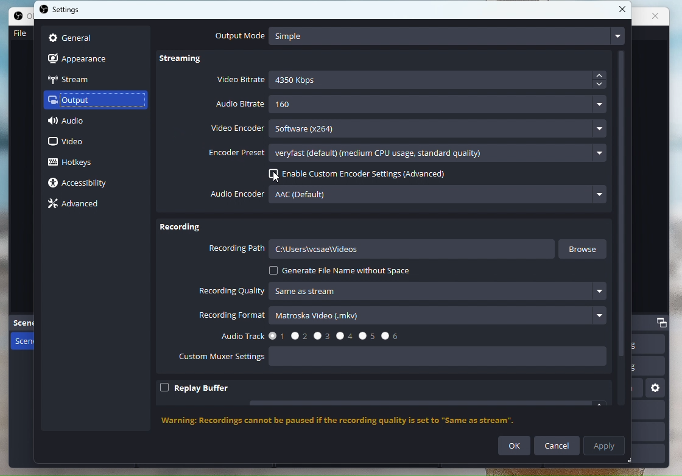 The width and height of the screenshot is (682, 476). I want to click on Audio Encoder, so click(410, 195).